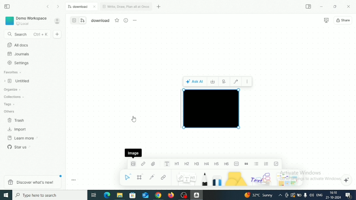 Image resolution: width=356 pixels, height=200 pixels. Describe the element at coordinates (177, 164) in the screenshot. I see `Heading 1` at that location.